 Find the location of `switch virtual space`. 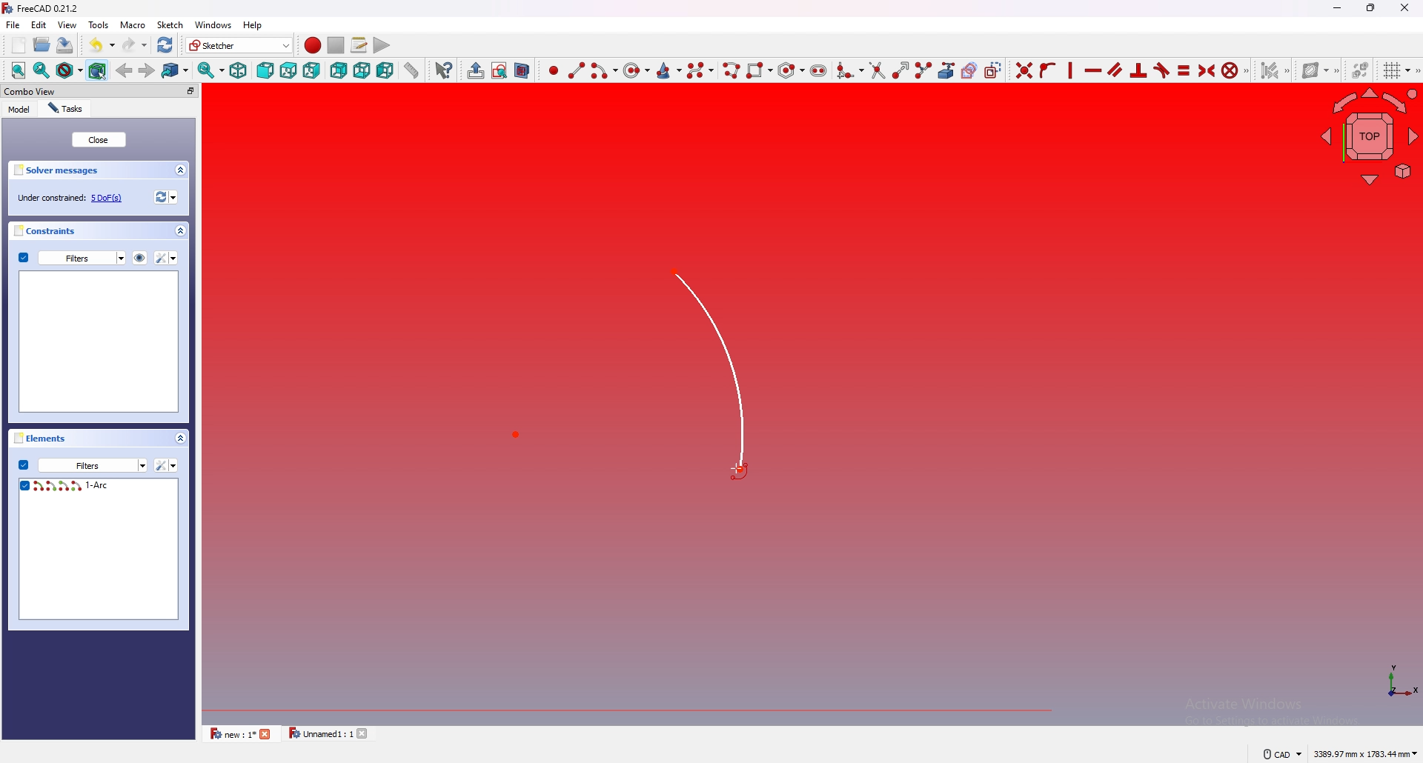

switch virtual space is located at coordinates (1361, 67).